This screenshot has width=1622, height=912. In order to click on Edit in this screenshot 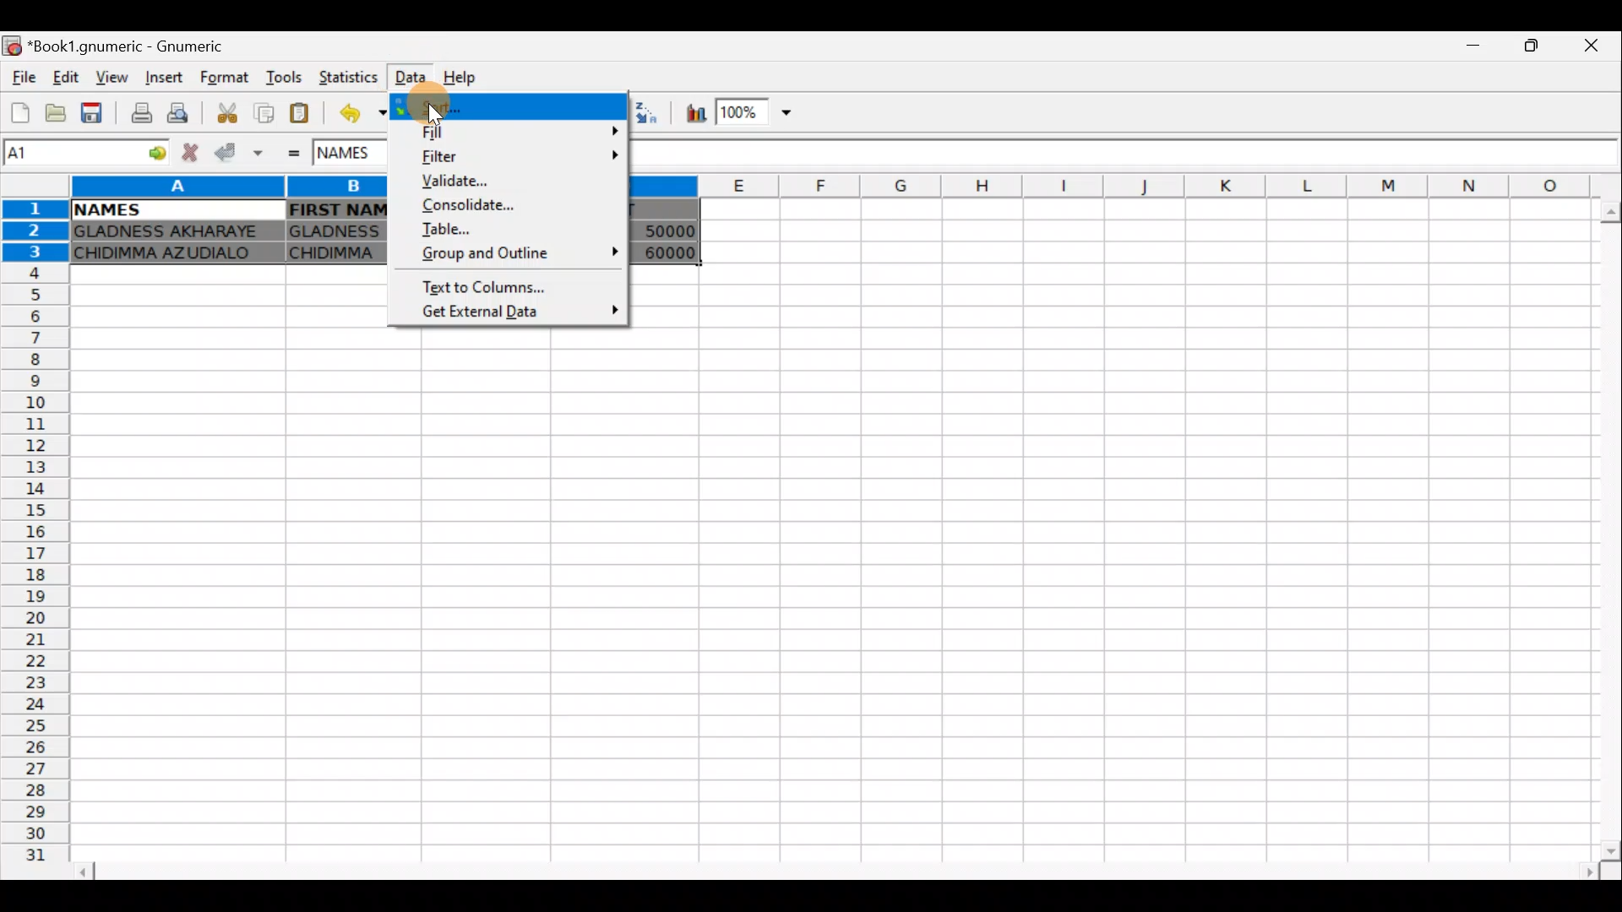, I will do `click(68, 79)`.